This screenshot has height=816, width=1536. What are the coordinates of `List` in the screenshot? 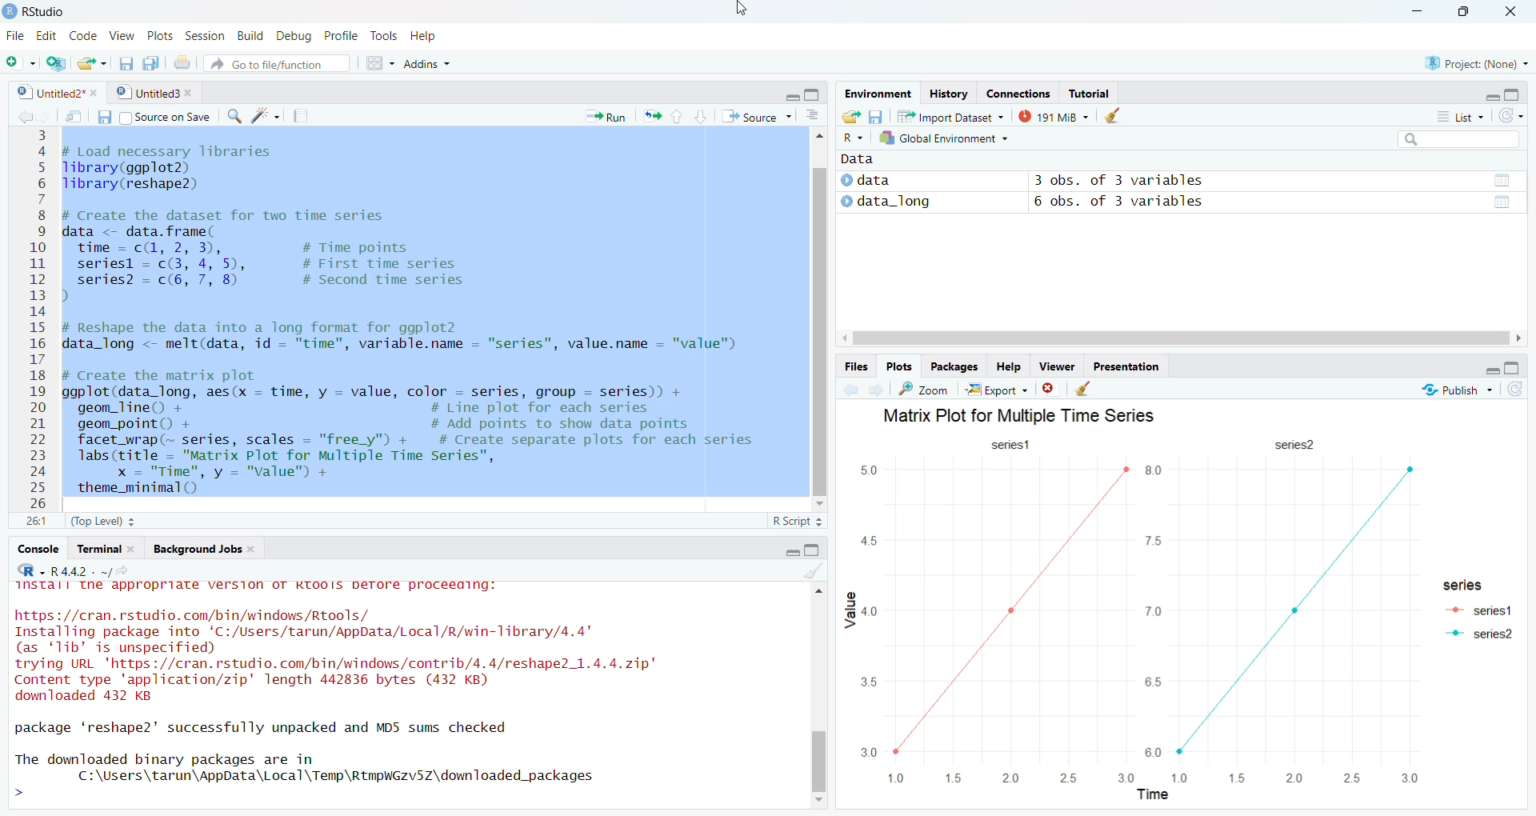 It's located at (1462, 117).